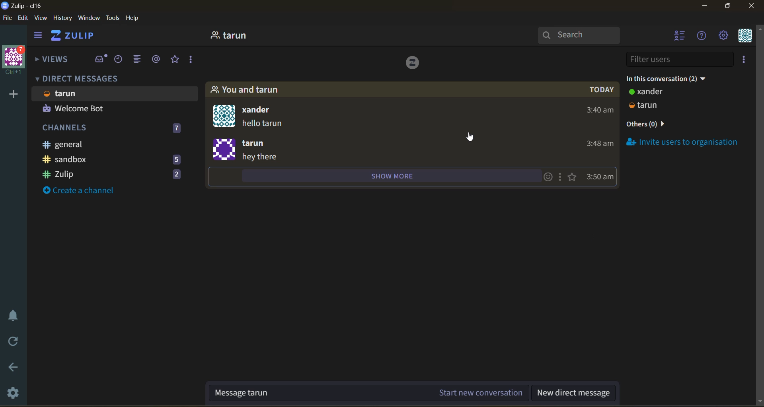 Image resolution: width=764 pixels, height=407 pixels. I want to click on invite users to organisation, so click(743, 59).